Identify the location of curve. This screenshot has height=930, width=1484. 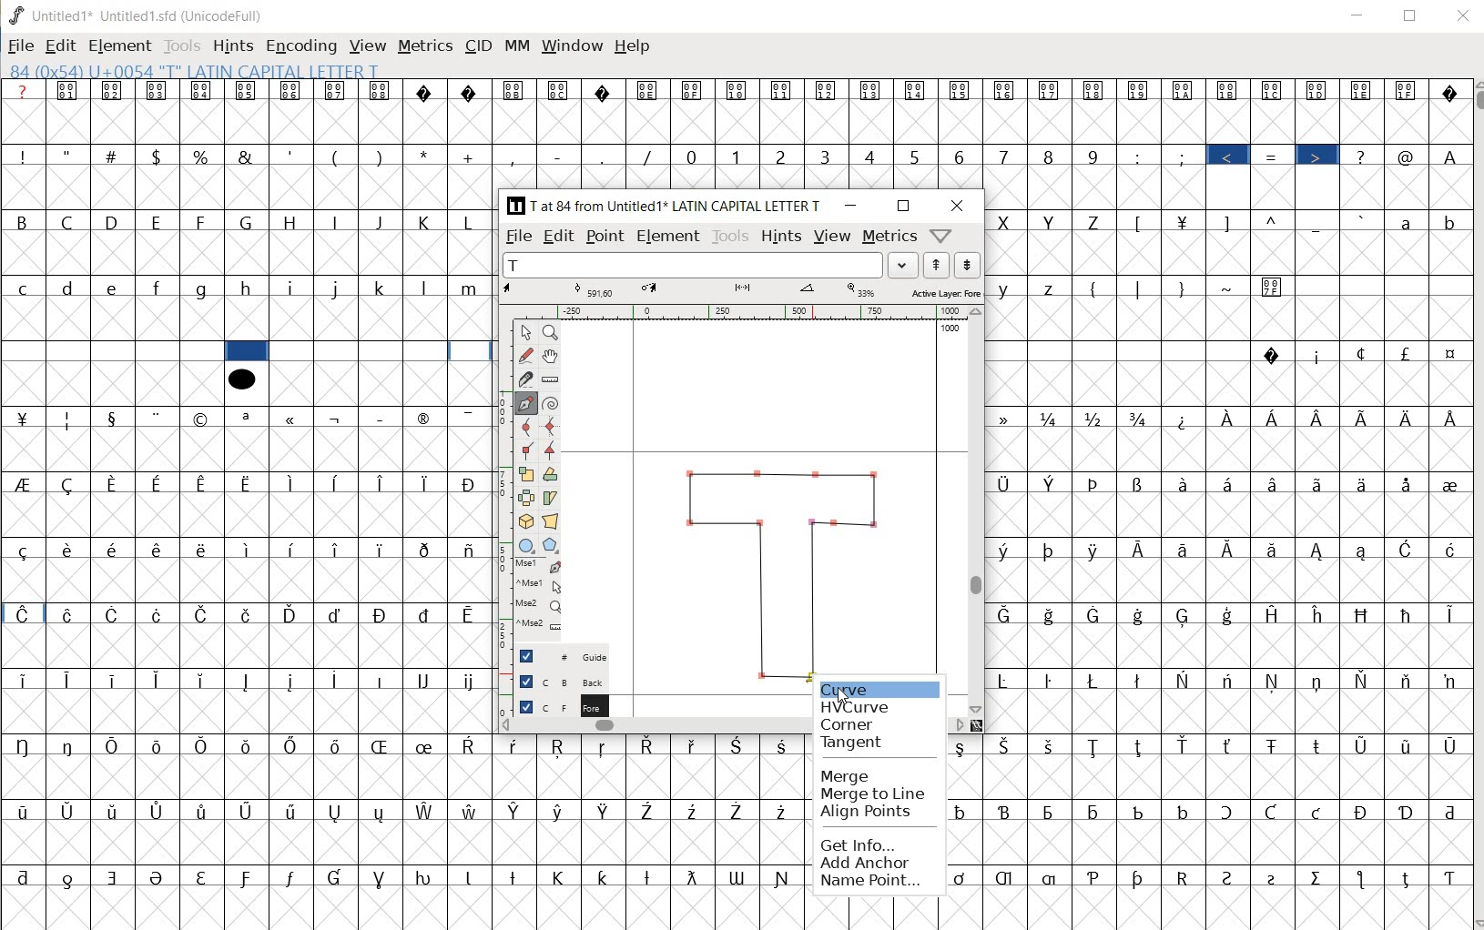
(525, 428).